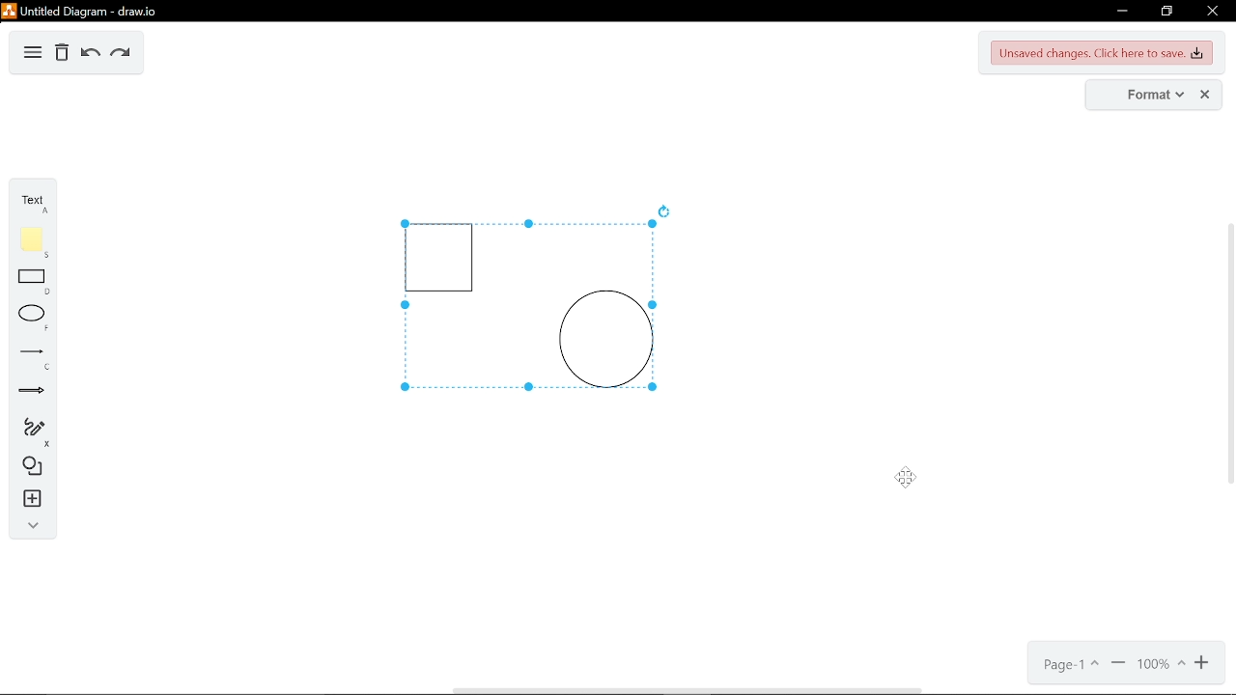  Describe the element at coordinates (29, 467) in the screenshot. I see `shapes` at that location.